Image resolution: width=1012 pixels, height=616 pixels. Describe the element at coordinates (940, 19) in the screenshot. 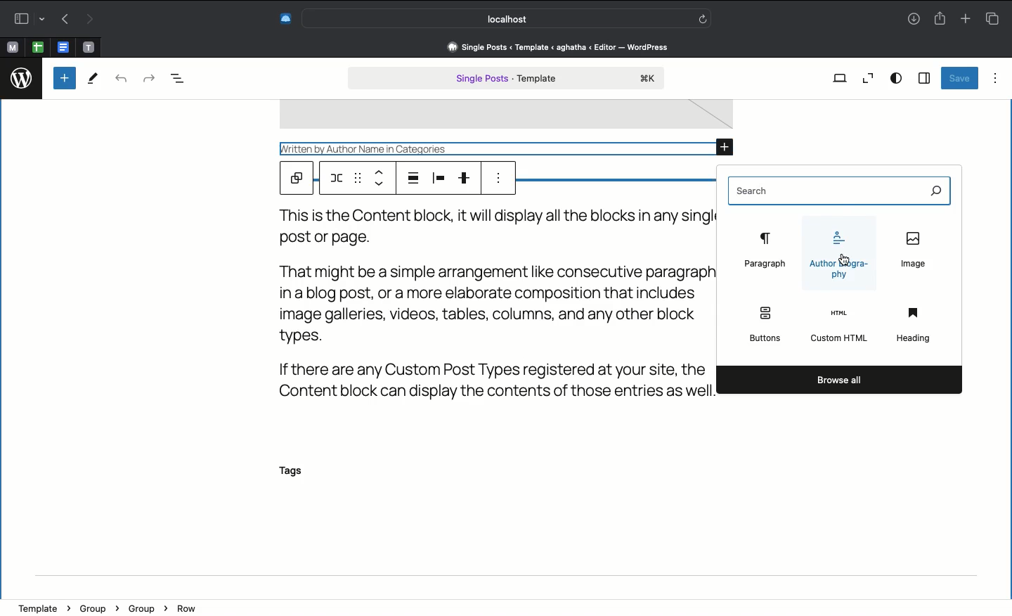

I see `Share` at that location.